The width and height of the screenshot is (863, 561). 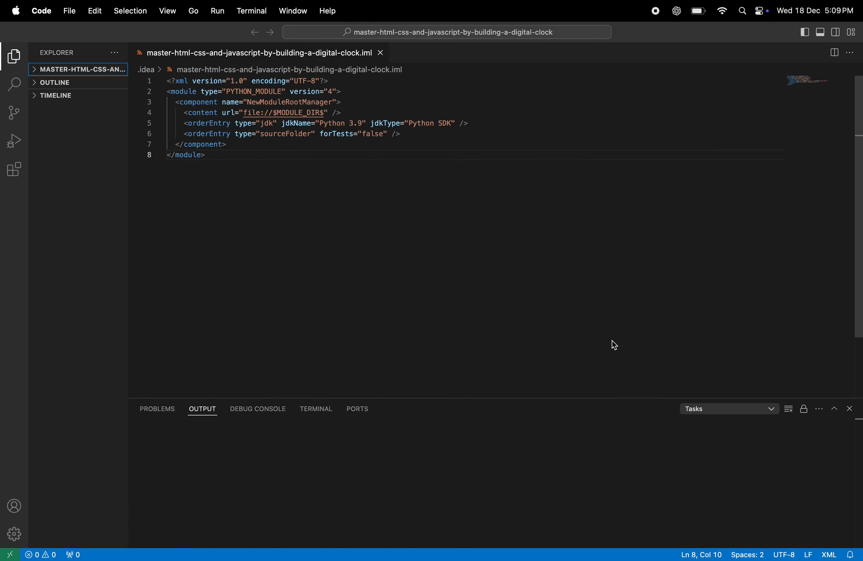 What do you see at coordinates (17, 505) in the screenshot?
I see `profile` at bounding box center [17, 505].